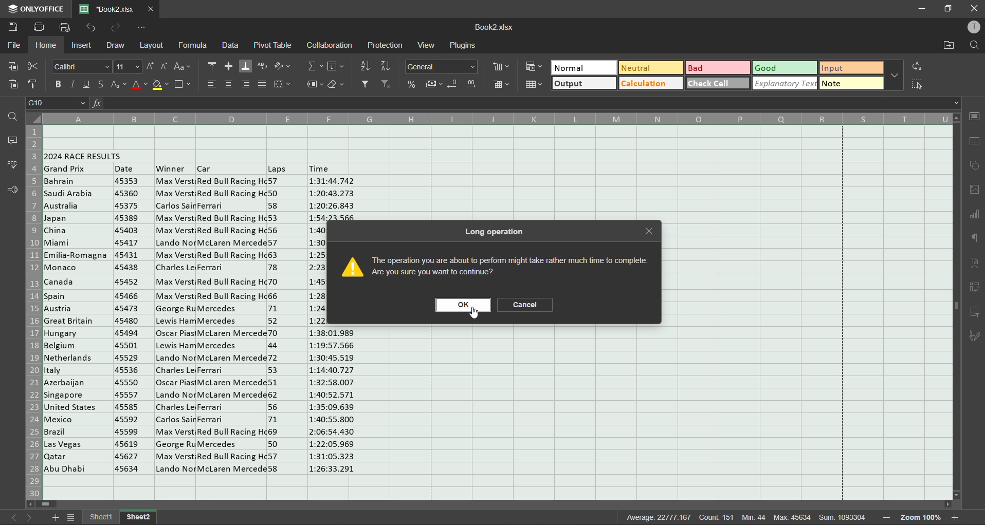  Describe the element at coordinates (58, 518) in the screenshot. I see `add sheet` at that location.